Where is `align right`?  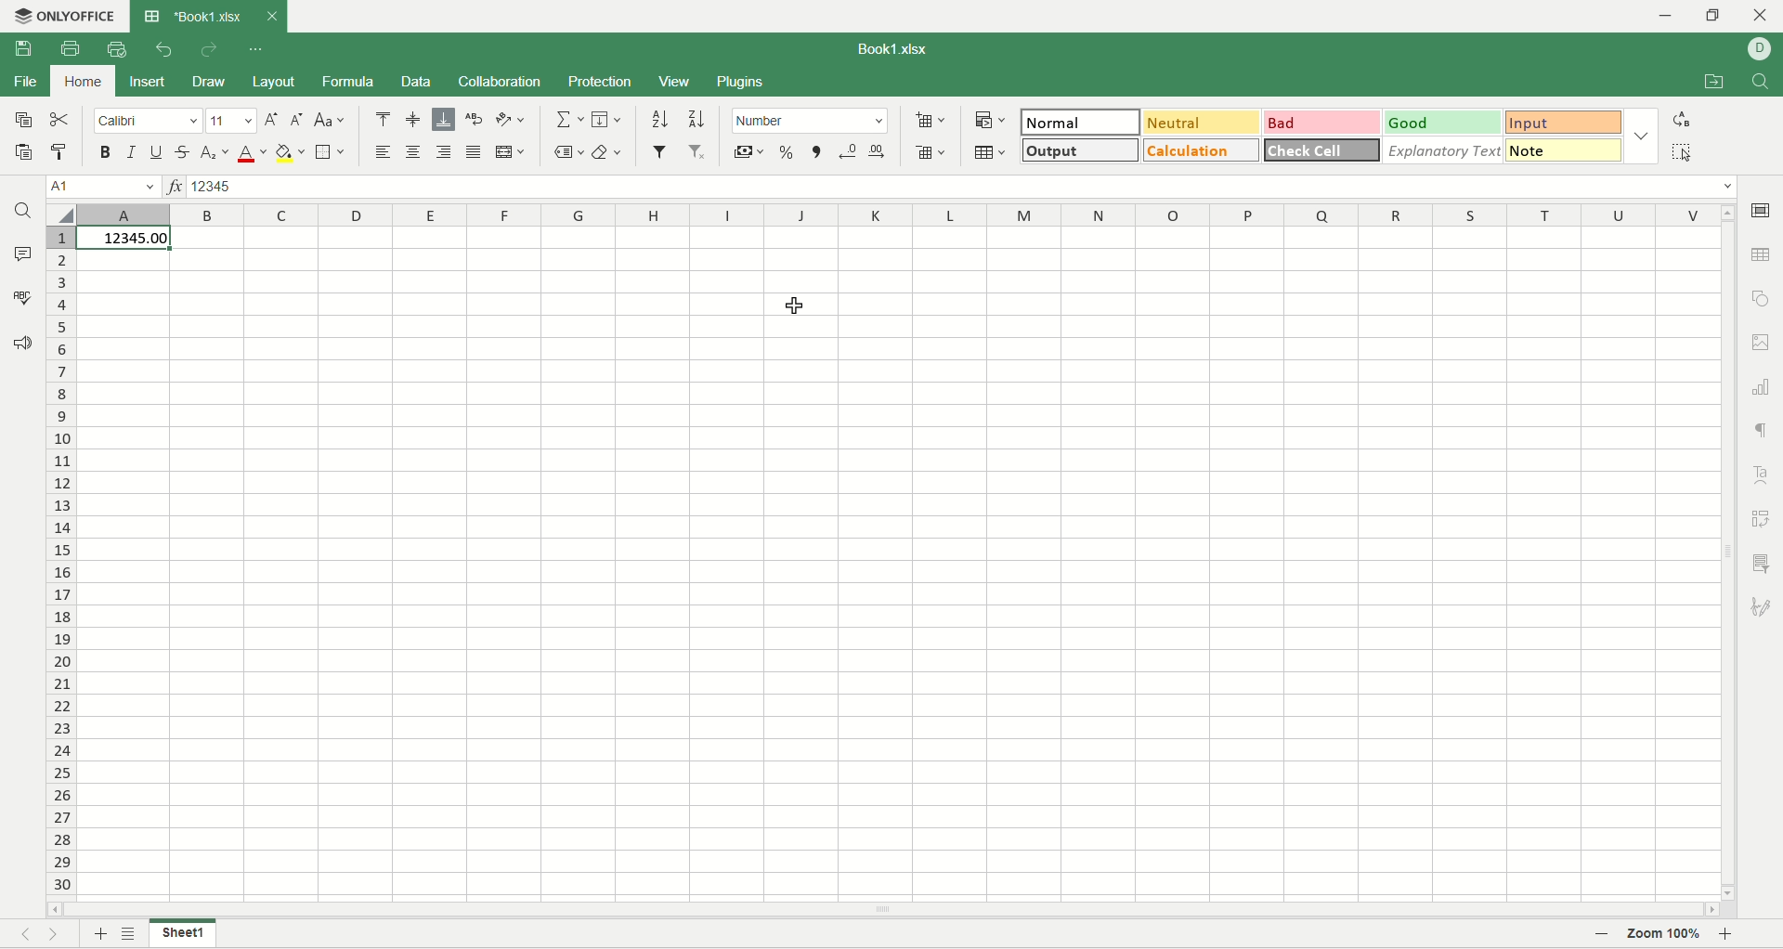
align right is located at coordinates (446, 153).